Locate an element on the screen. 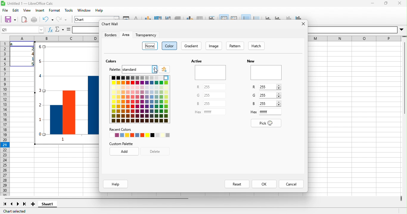 This screenshot has height=214, width=407. print is located at coordinates (34, 20).